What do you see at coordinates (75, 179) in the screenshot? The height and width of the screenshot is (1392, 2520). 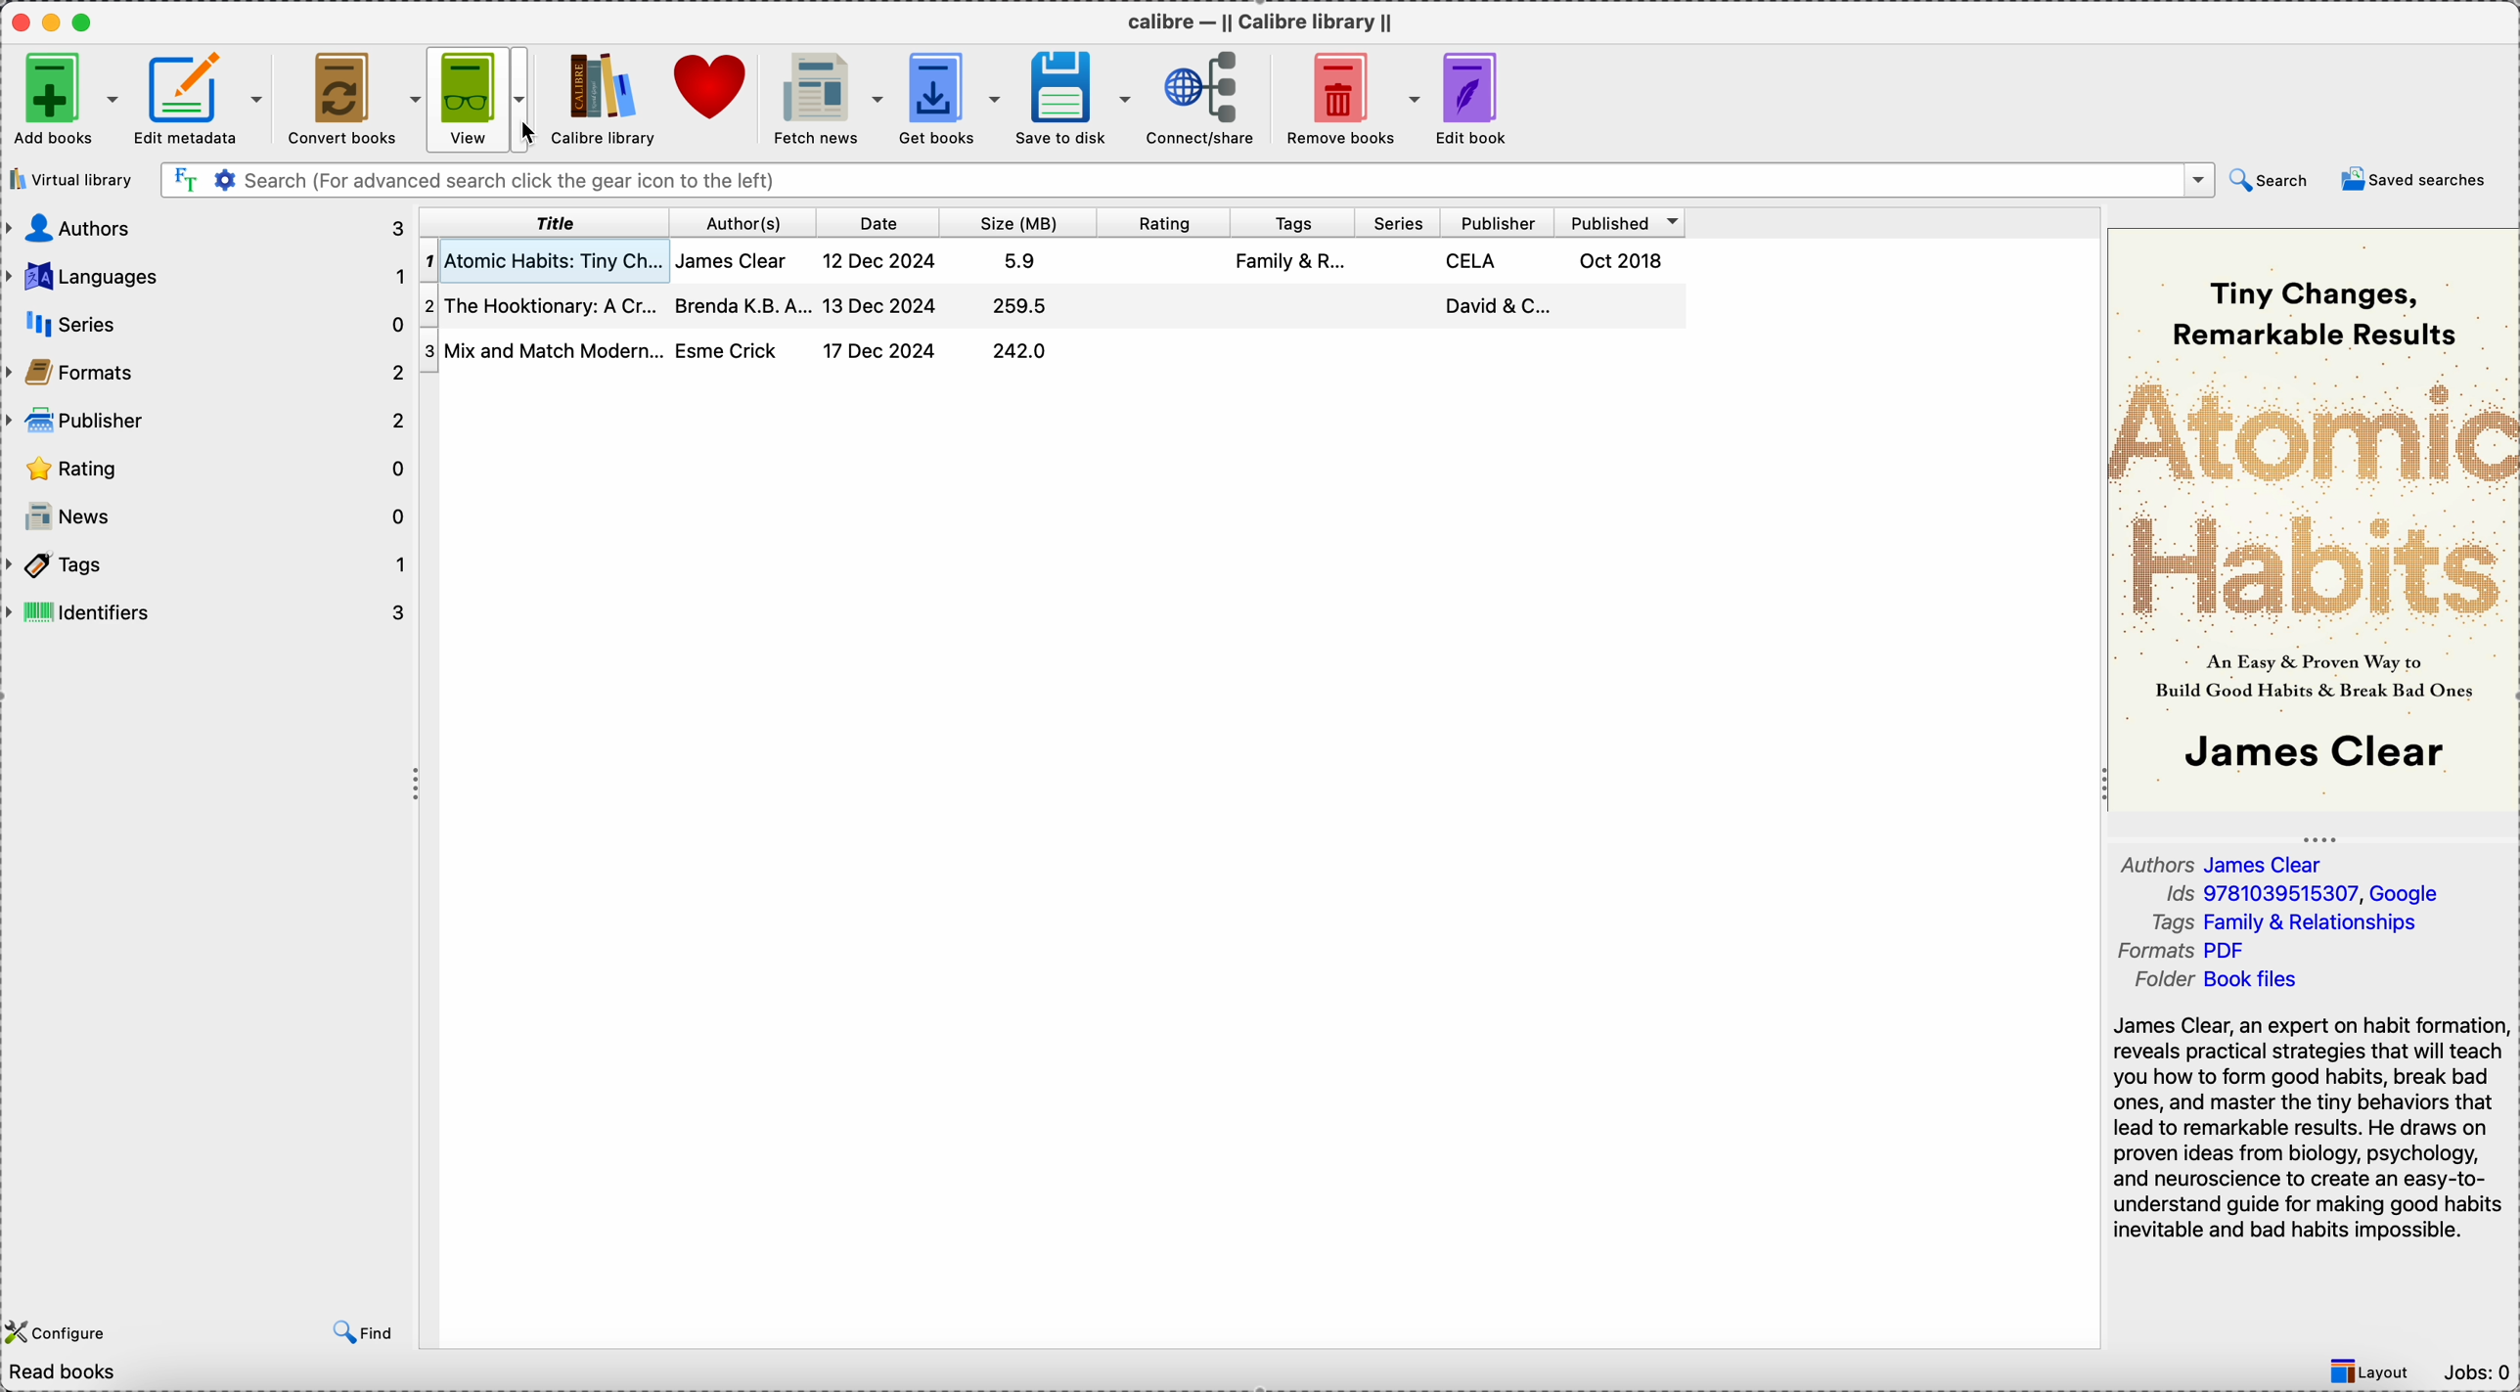 I see `virtual library` at bounding box center [75, 179].